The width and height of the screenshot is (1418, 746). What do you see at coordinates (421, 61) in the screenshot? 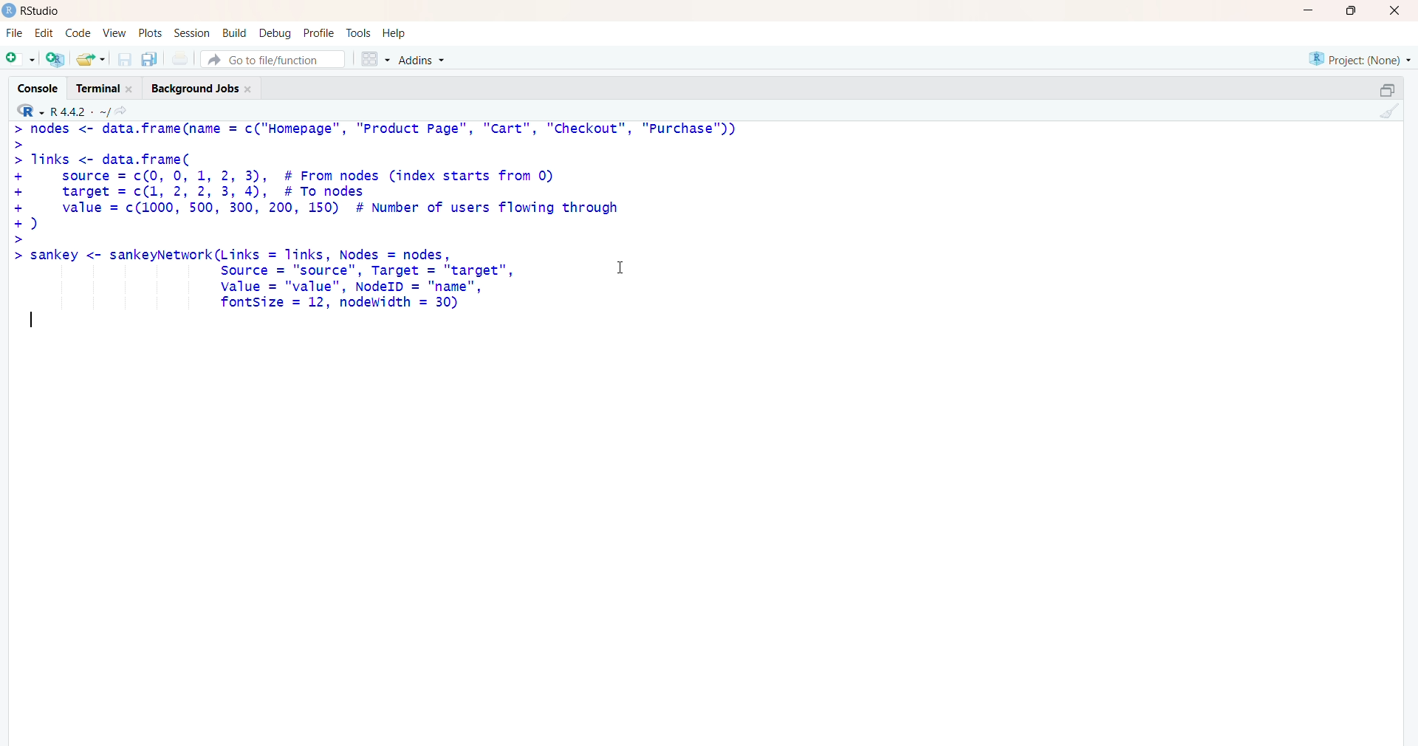
I see `Addins` at bounding box center [421, 61].